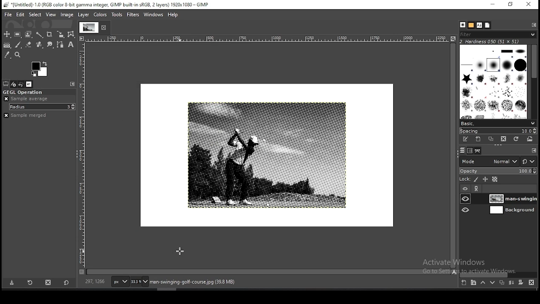  Describe the element at coordinates (113, 5) in the screenshot. I see `*[Untitled]-1.0 (RGB color 8-bit gamma integer, GIMP built-in sRGB, 2 layers) 1920x1080 - GIMP` at that location.